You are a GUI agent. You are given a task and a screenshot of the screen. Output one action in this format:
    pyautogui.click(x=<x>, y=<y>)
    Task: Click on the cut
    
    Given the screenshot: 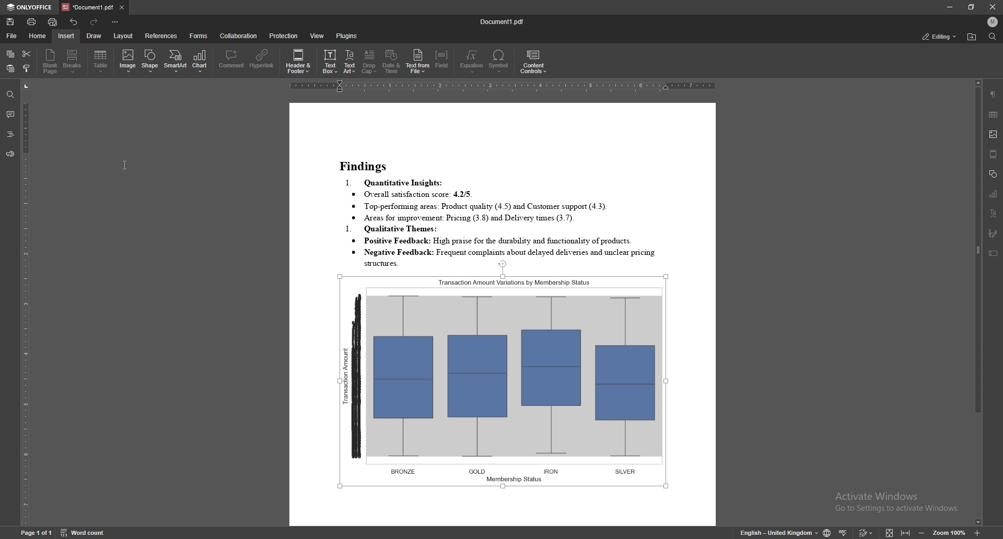 What is the action you would take?
    pyautogui.click(x=27, y=53)
    